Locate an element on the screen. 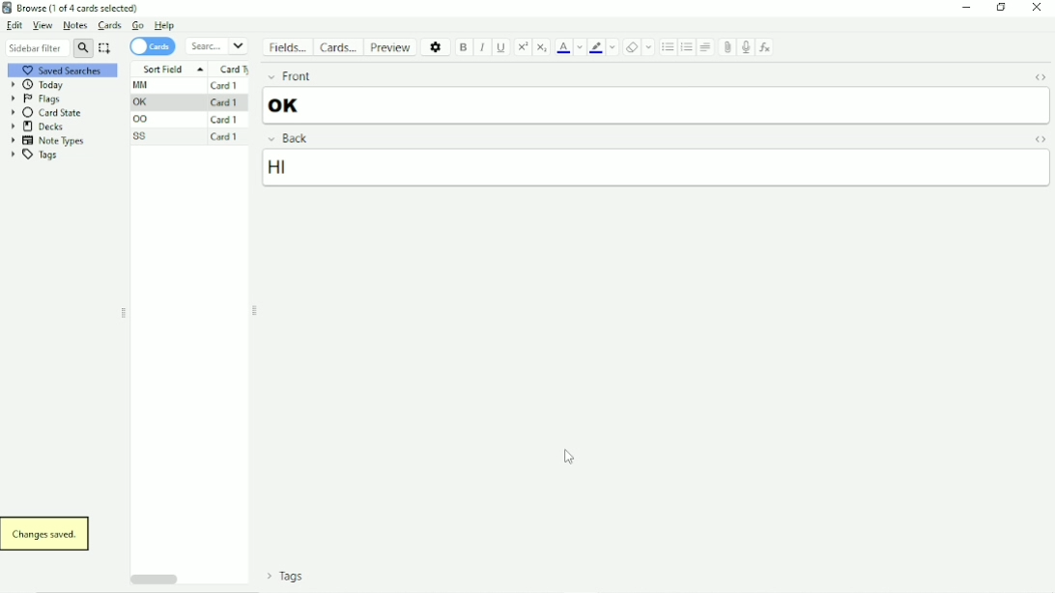 The width and height of the screenshot is (1055, 593). Text highlight color is located at coordinates (596, 48).